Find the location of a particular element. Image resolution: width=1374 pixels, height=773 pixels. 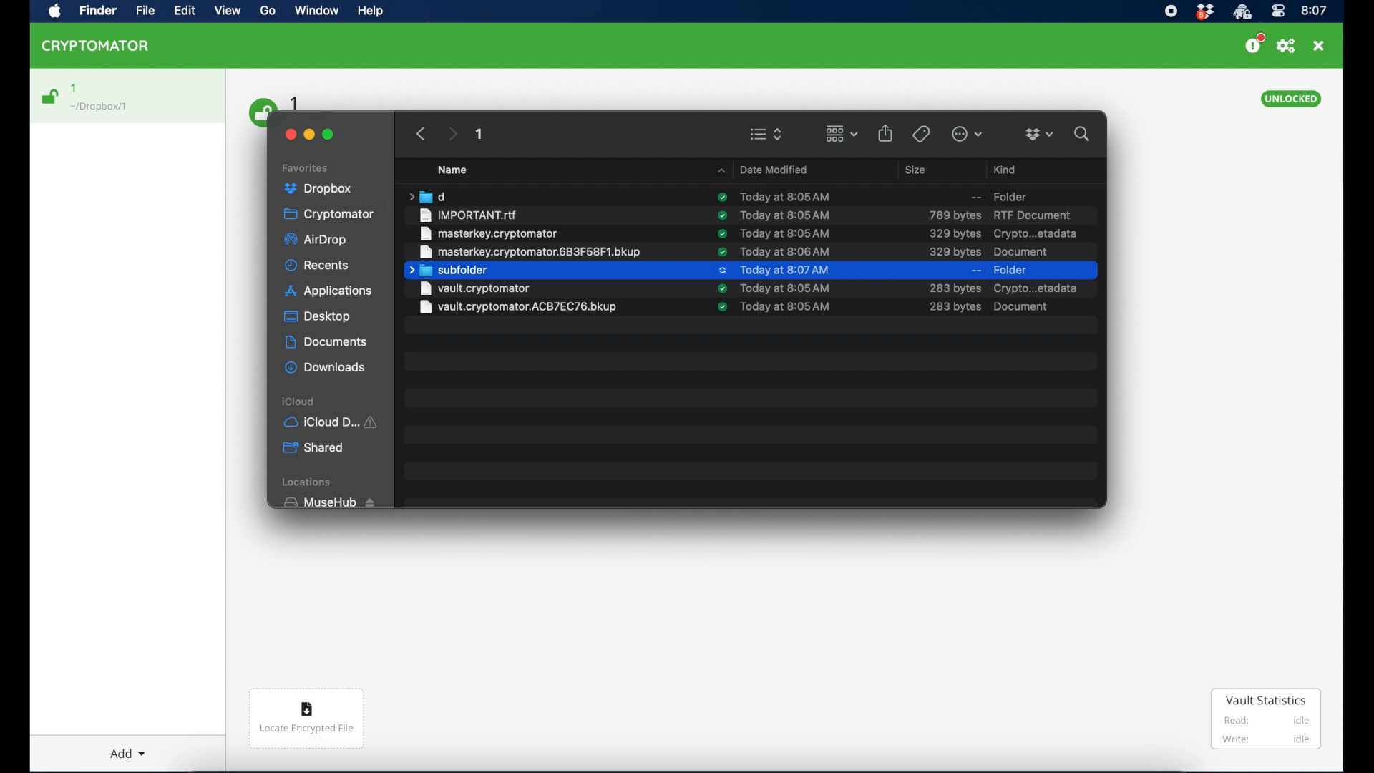

file name is located at coordinates (489, 233).